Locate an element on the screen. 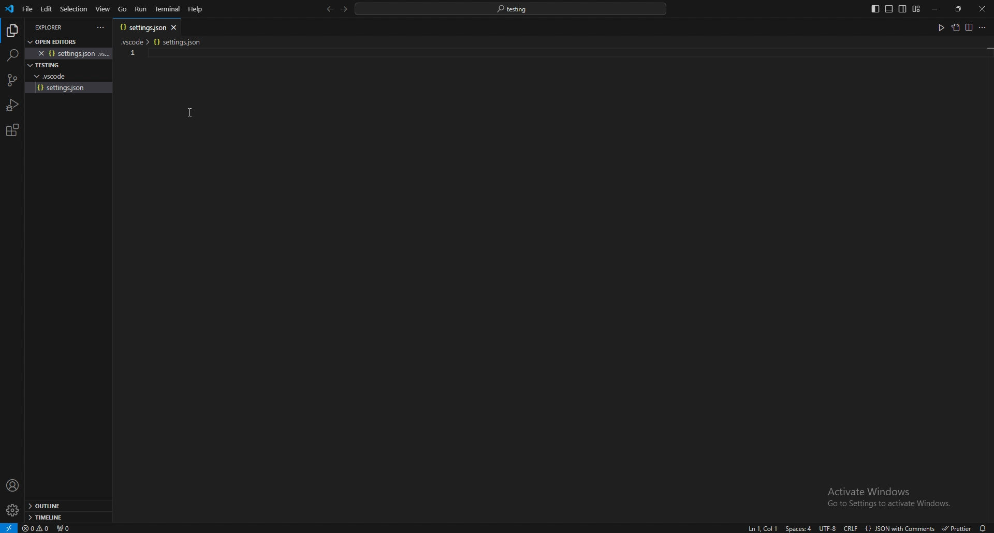 Image resolution: width=994 pixels, height=533 pixels. space is located at coordinates (799, 528).